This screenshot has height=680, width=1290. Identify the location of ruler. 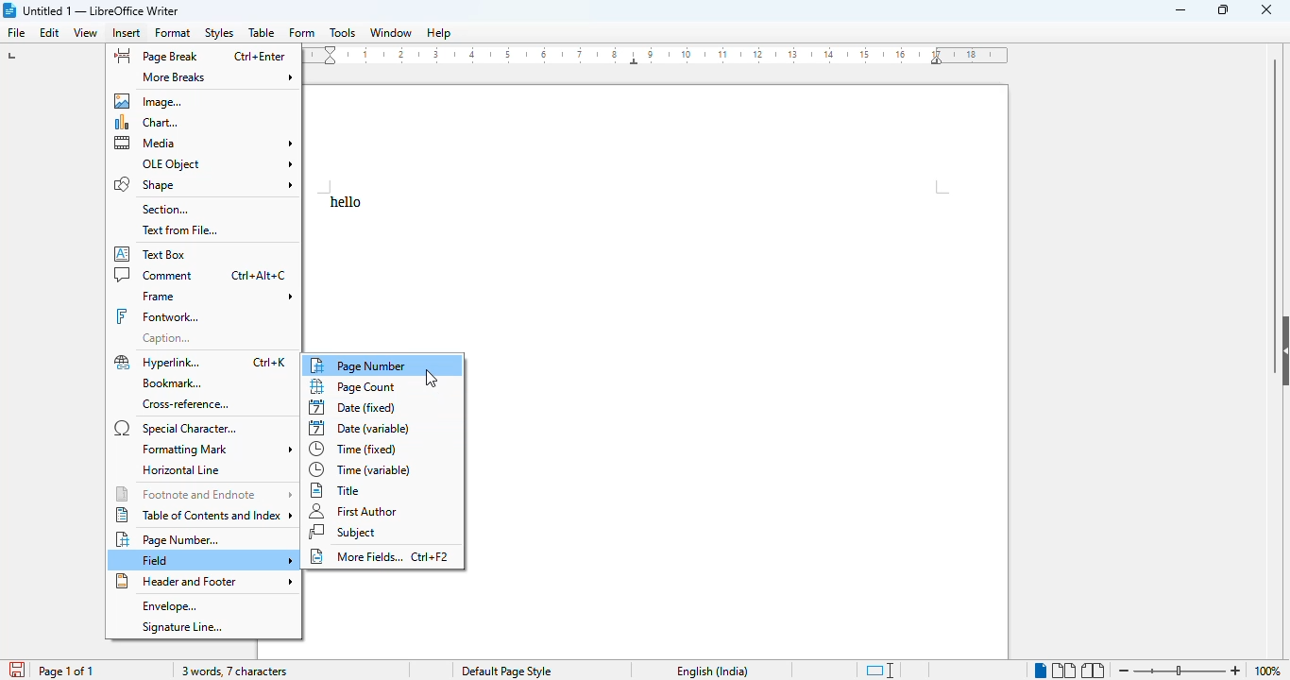
(657, 54).